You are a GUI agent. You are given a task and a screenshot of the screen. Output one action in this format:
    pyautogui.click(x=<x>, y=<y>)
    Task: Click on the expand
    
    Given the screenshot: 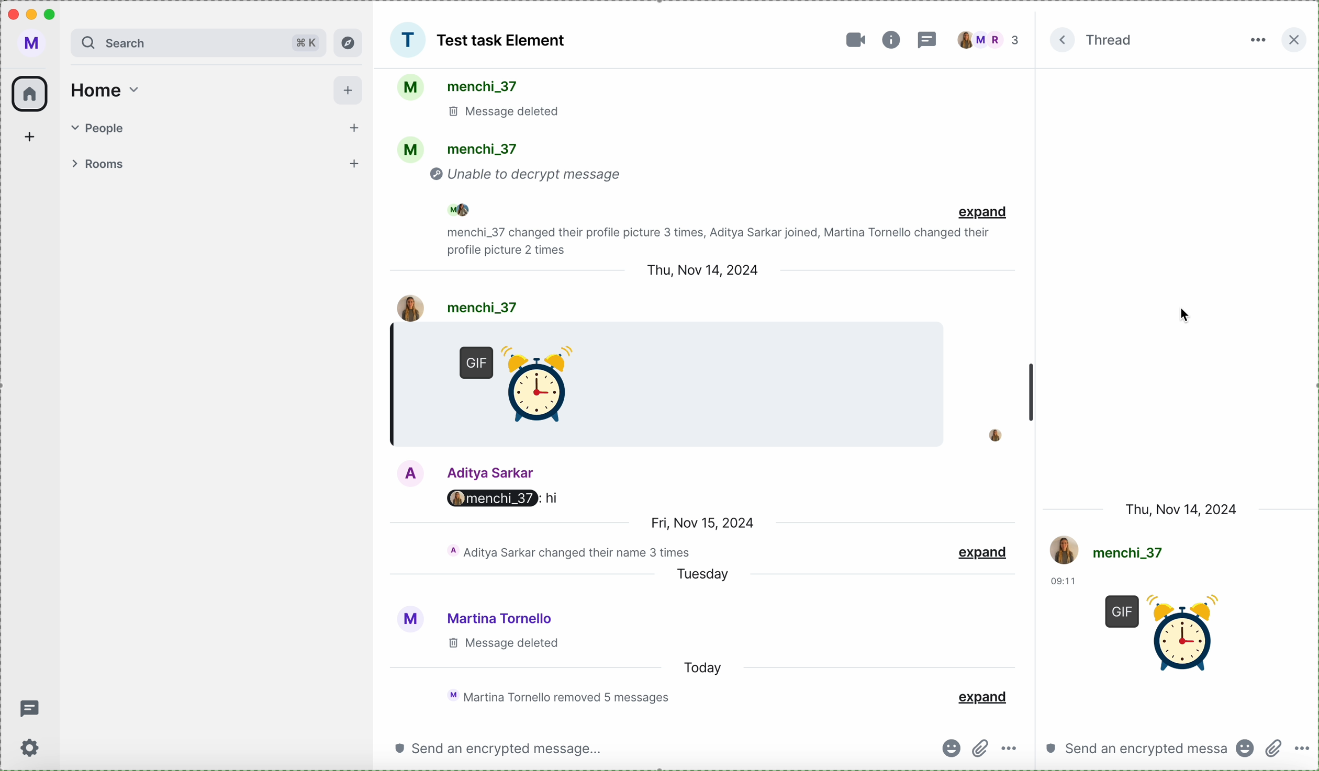 What is the action you would take?
    pyautogui.click(x=1064, y=41)
    